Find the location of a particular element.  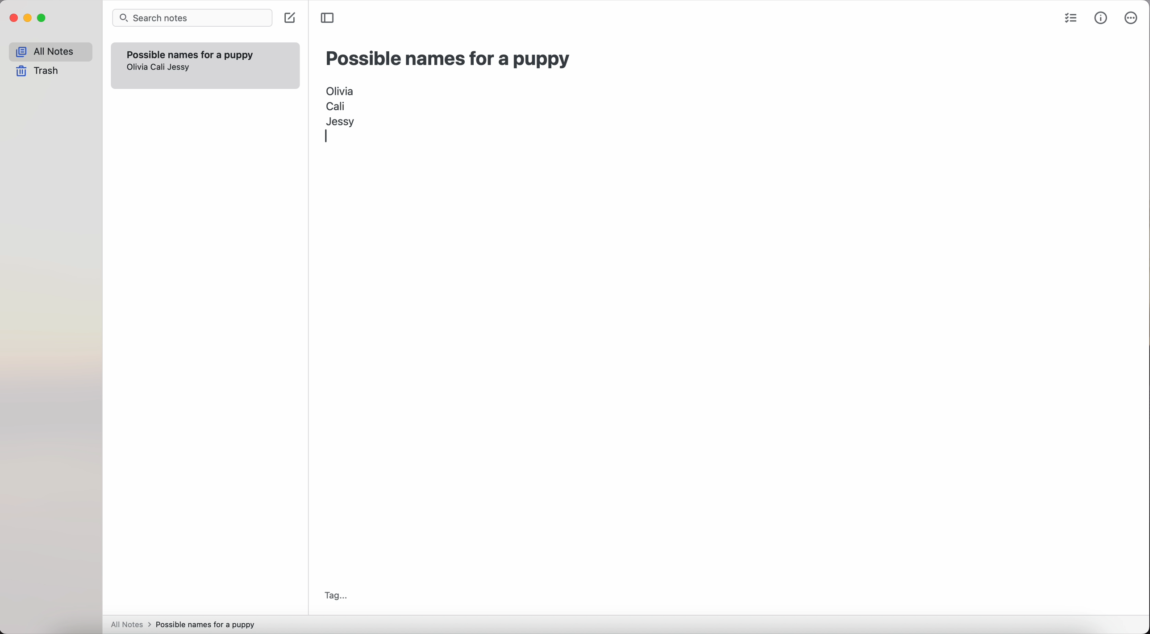

tag is located at coordinates (335, 595).